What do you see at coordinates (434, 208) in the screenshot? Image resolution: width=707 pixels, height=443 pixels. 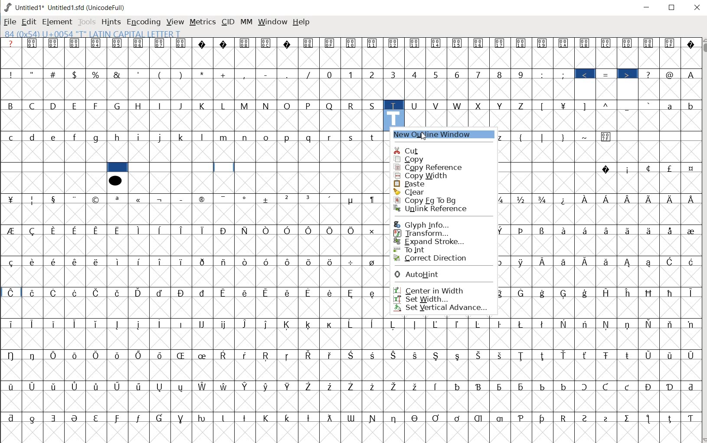 I see `Unlink Reference` at bounding box center [434, 208].